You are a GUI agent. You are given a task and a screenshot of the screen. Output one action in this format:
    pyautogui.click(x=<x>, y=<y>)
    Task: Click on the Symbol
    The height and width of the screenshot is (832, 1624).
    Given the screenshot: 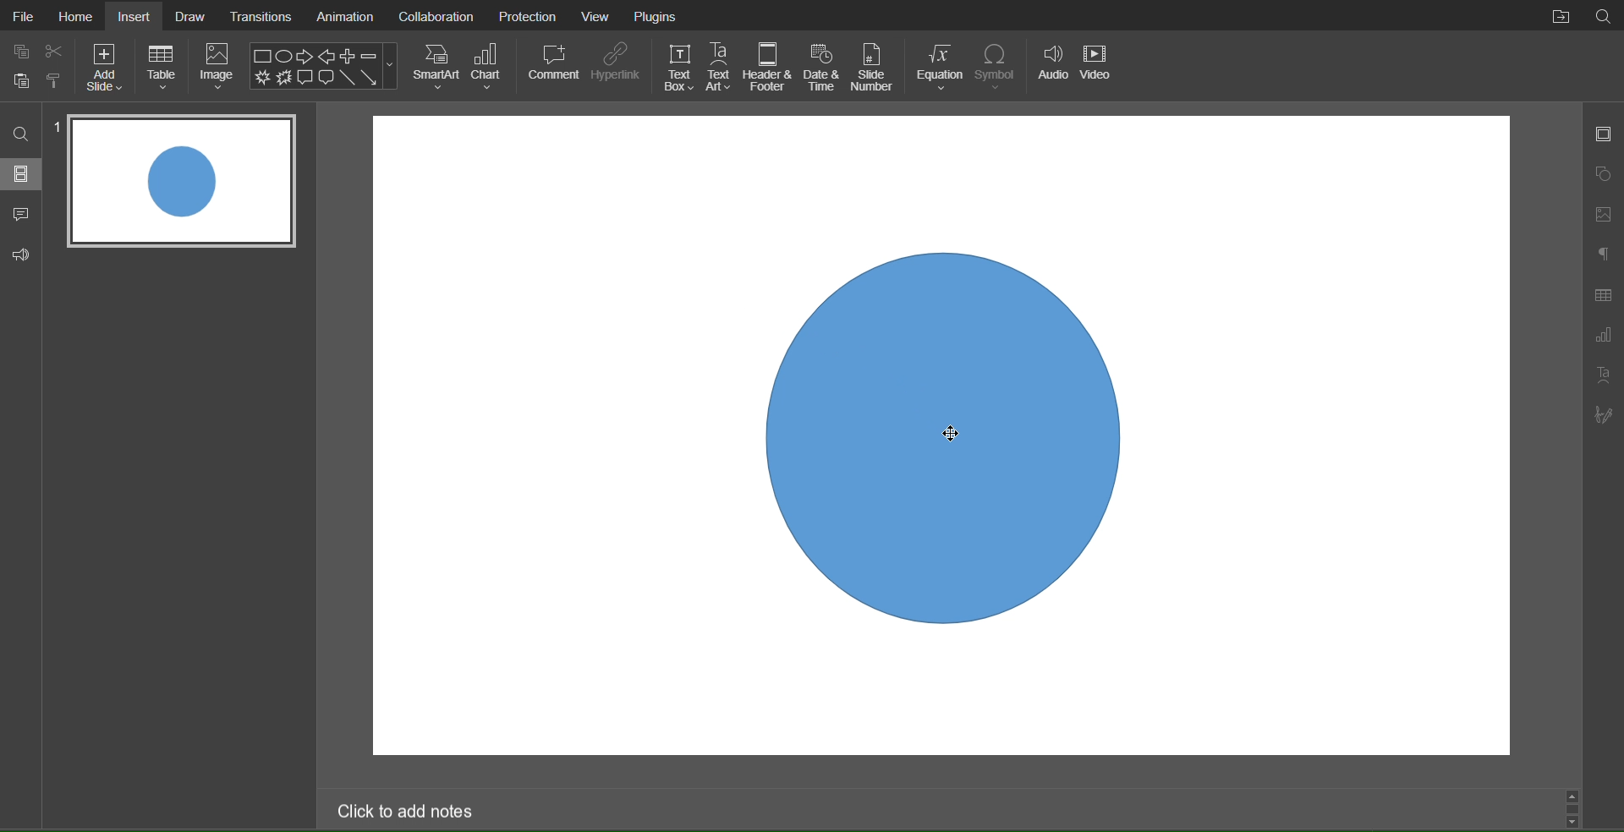 What is the action you would take?
    pyautogui.click(x=1000, y=68)
    